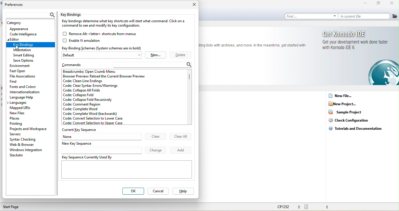 The height and width of the screenshot is (211, 399). I want to click on projects and workspace, so click(29, 128).